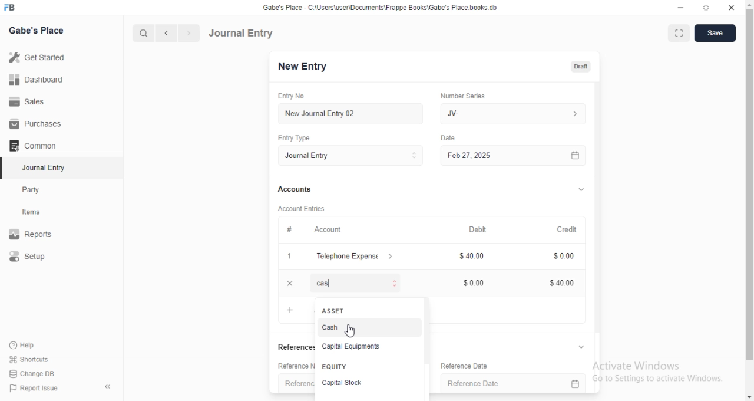 The height and width of the screenshot is (401, 754). What do you see at coordinates (564, 257) in the screenshot?
I see `0.00` at bounding box center [564, 257].